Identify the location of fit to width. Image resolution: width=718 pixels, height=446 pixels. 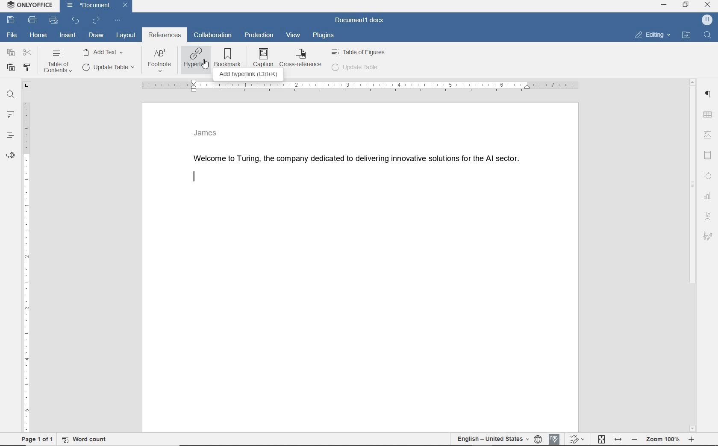
(618, 439).